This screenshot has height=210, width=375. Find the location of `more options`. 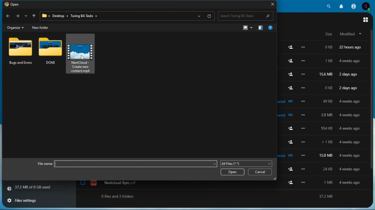

more options is located at coordinates (303, 61).